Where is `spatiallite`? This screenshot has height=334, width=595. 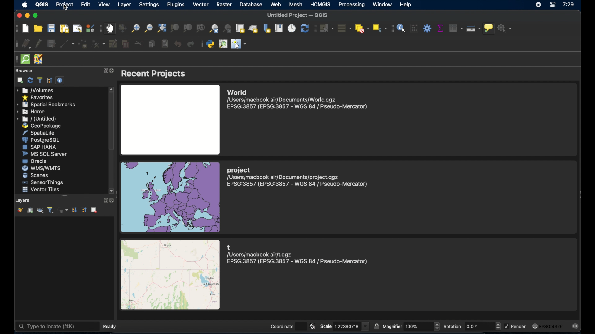 spatiallite is located at coordinates (41, 133).